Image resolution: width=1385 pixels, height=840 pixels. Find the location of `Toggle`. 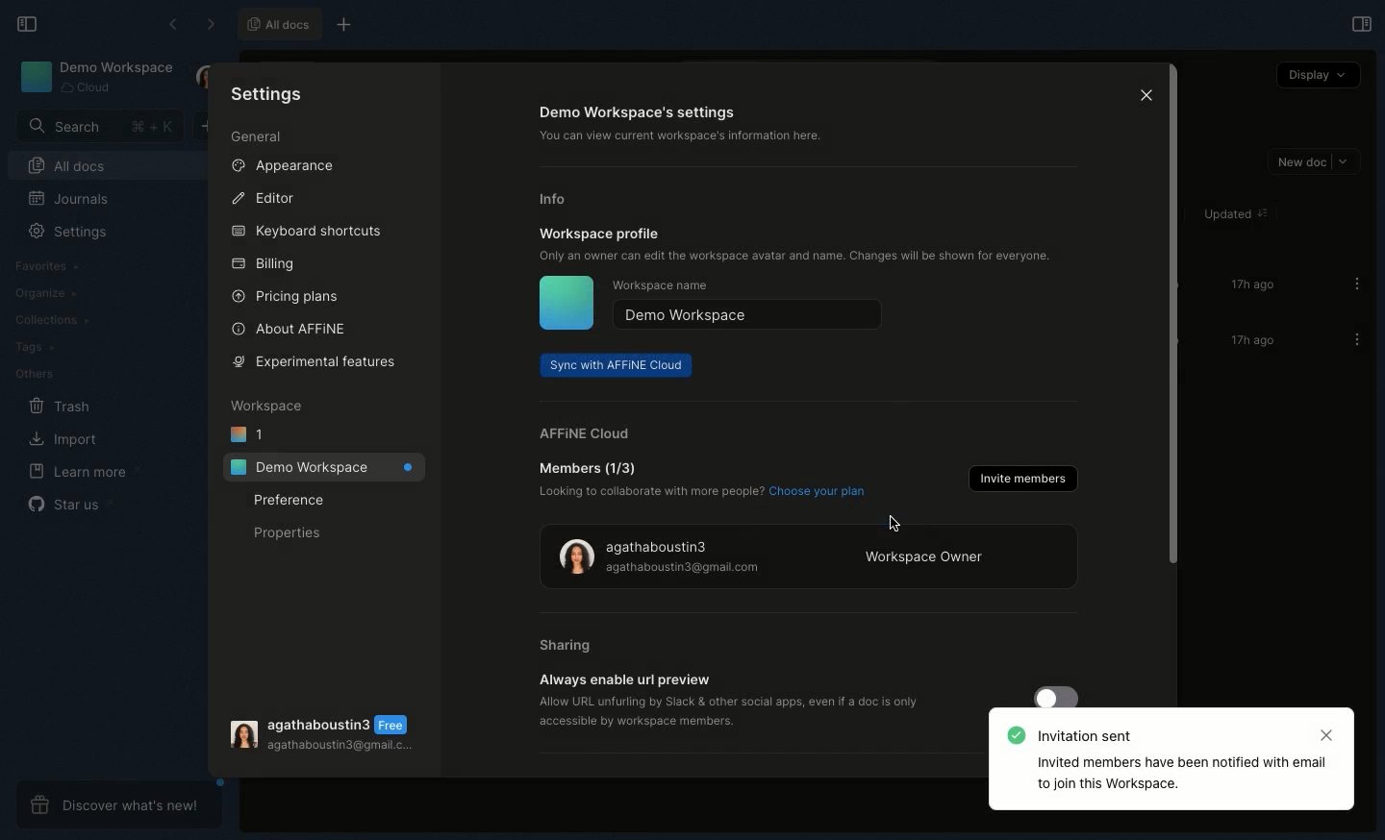

Toggle is located at coordinates (1061, 696).